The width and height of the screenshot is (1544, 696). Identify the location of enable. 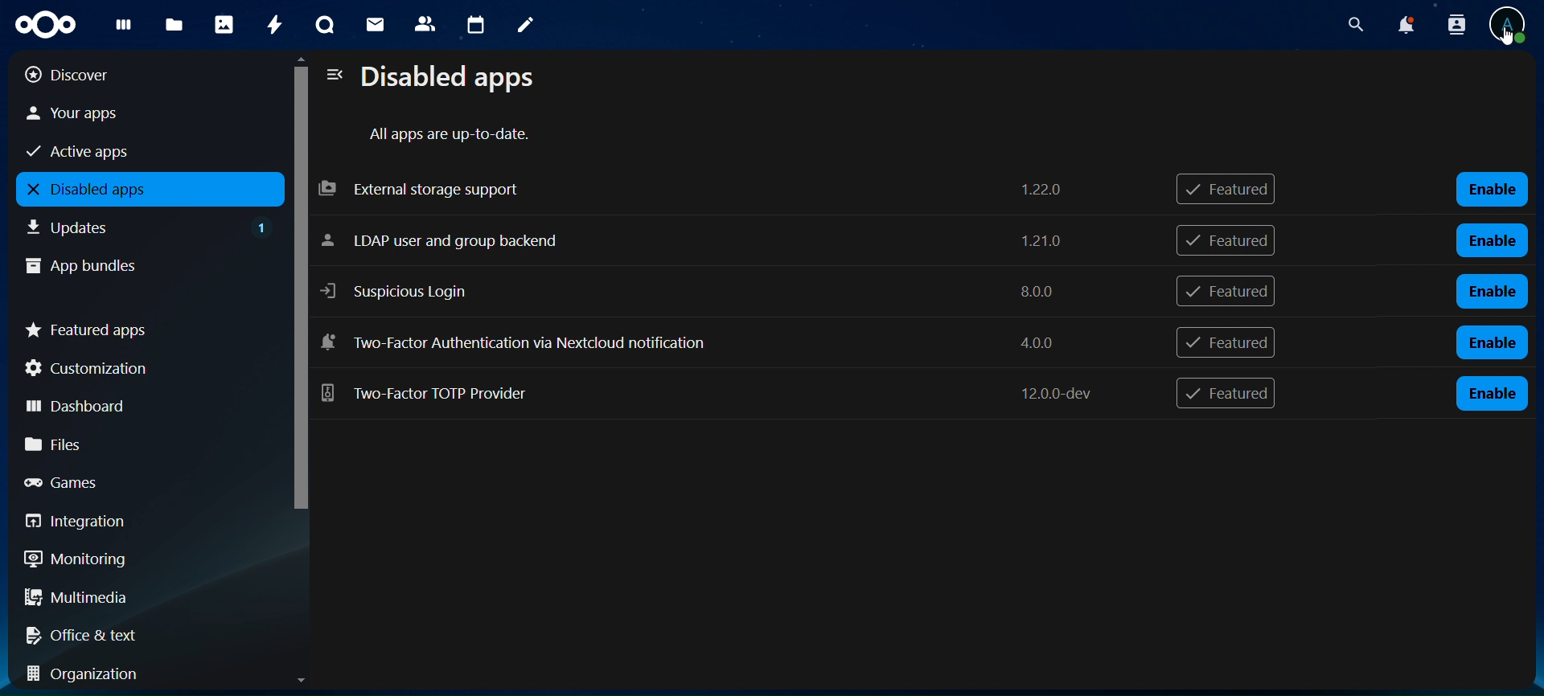
(1491, 343).